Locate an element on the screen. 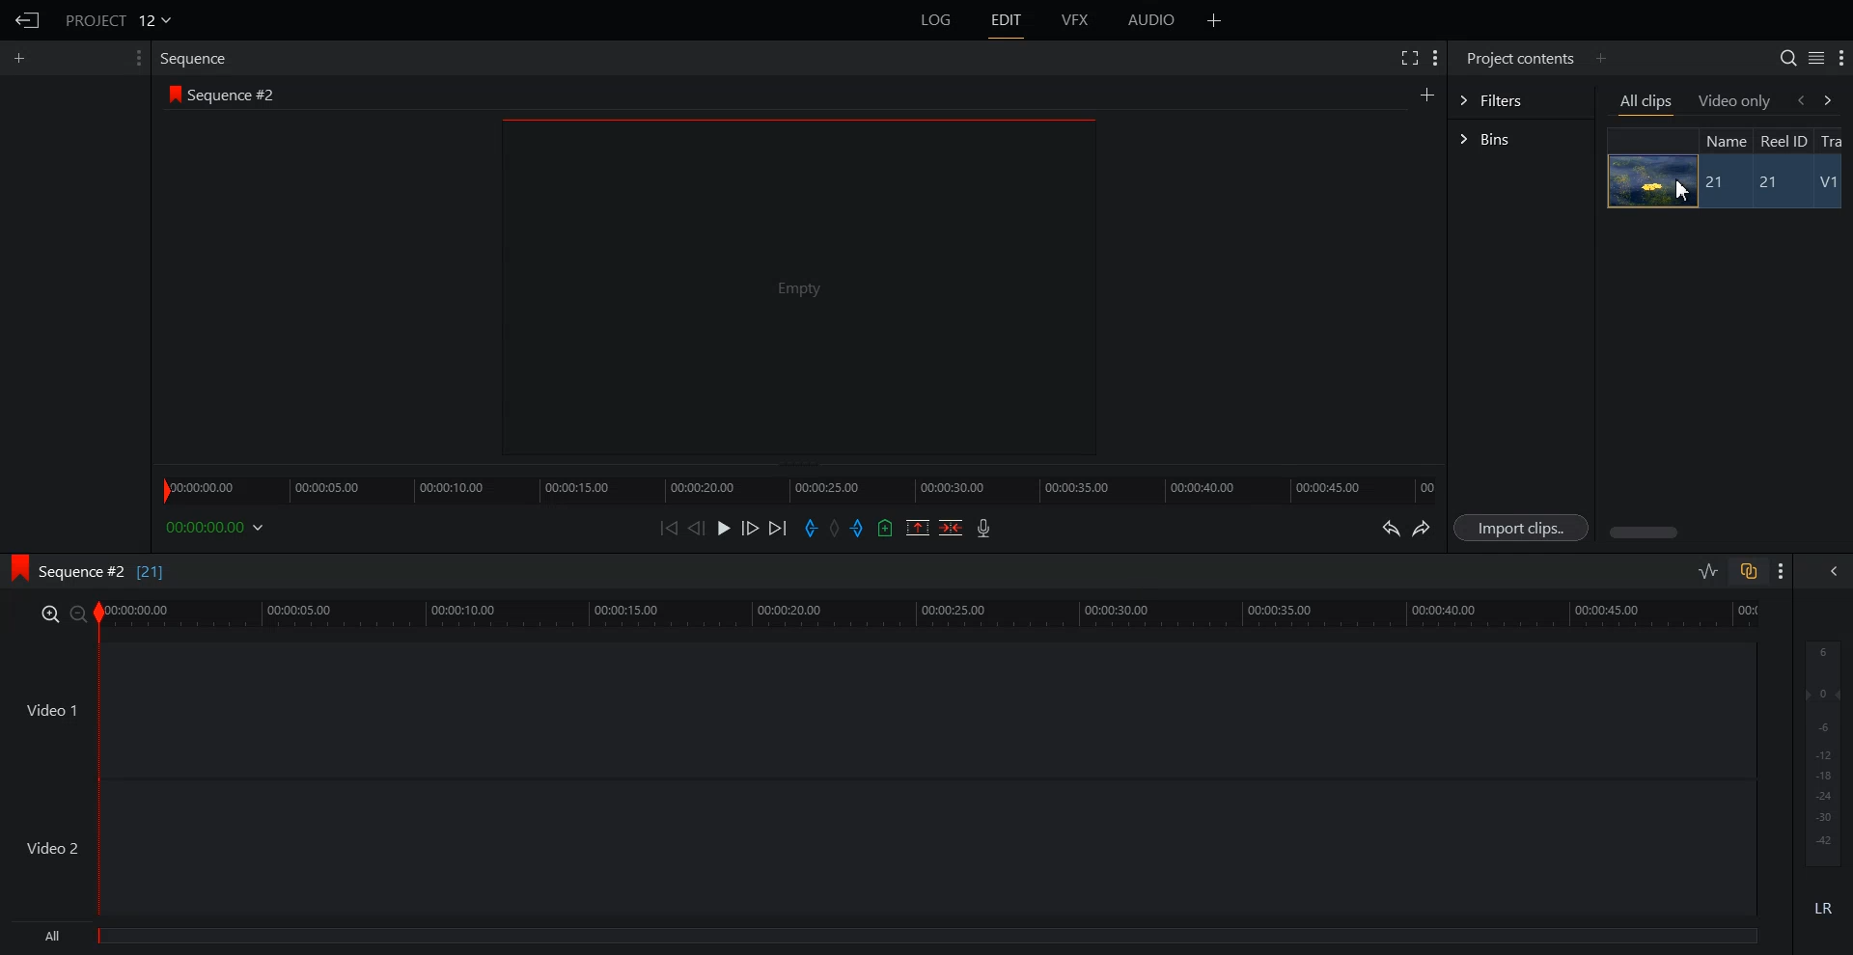 This screenshot has width=1853, height=955. video 1 is located at coordinates (876, 707).